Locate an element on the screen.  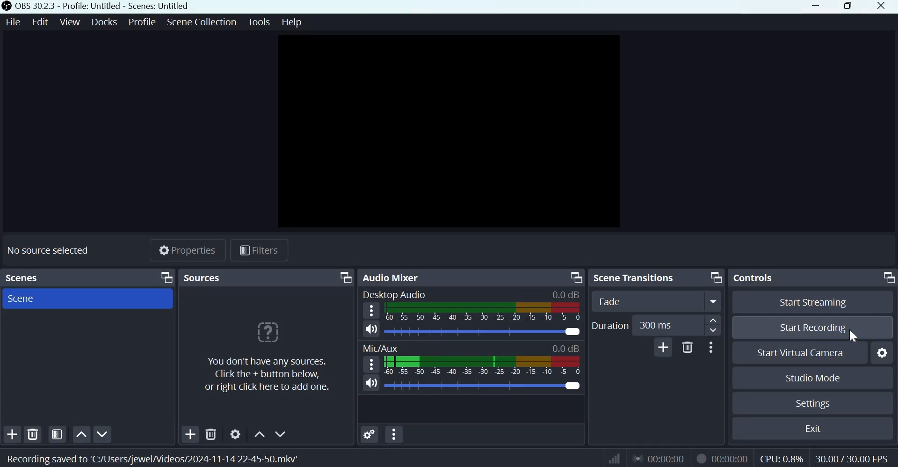
Canvas is located at coordinates (448, 130).